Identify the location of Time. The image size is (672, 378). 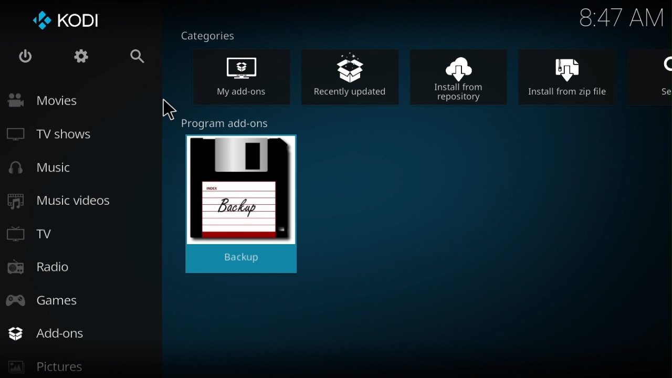
(621, 19).